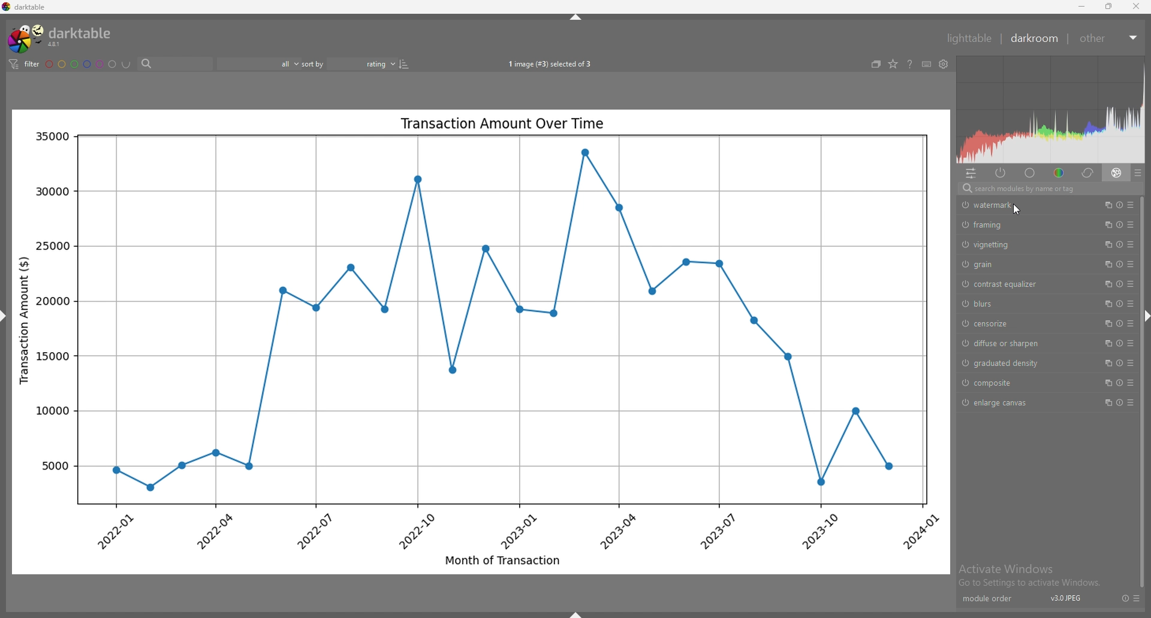 The height and width of the screenshot is (618, 1151). What do you see at coordinates (349, 62) in the screenshot?
I see `sort by` at bounding box center [349, 62].